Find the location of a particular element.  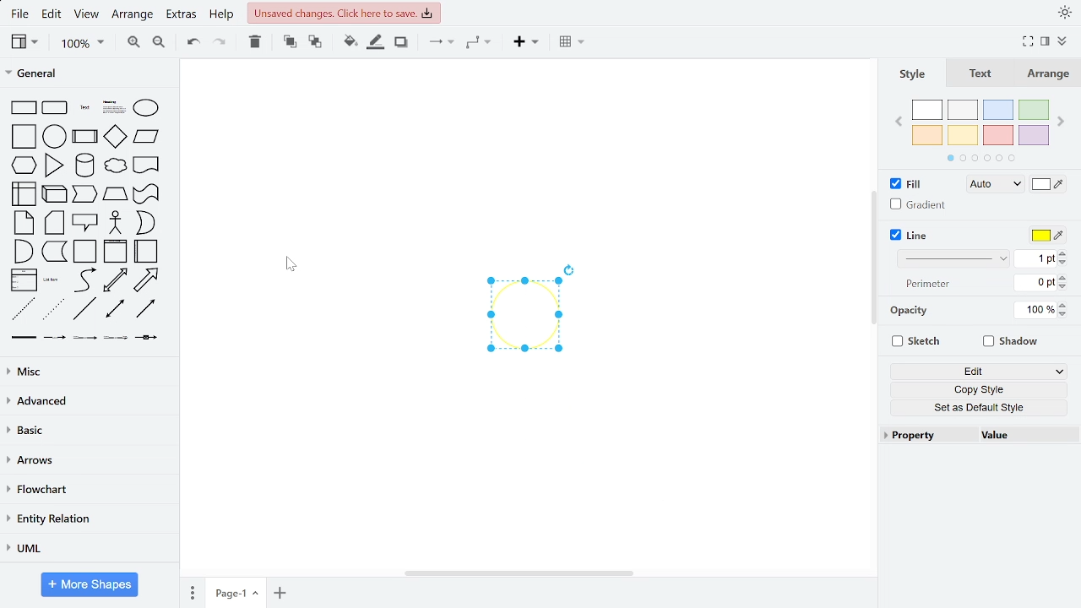

appearence is located at coordinates (1062, 14).